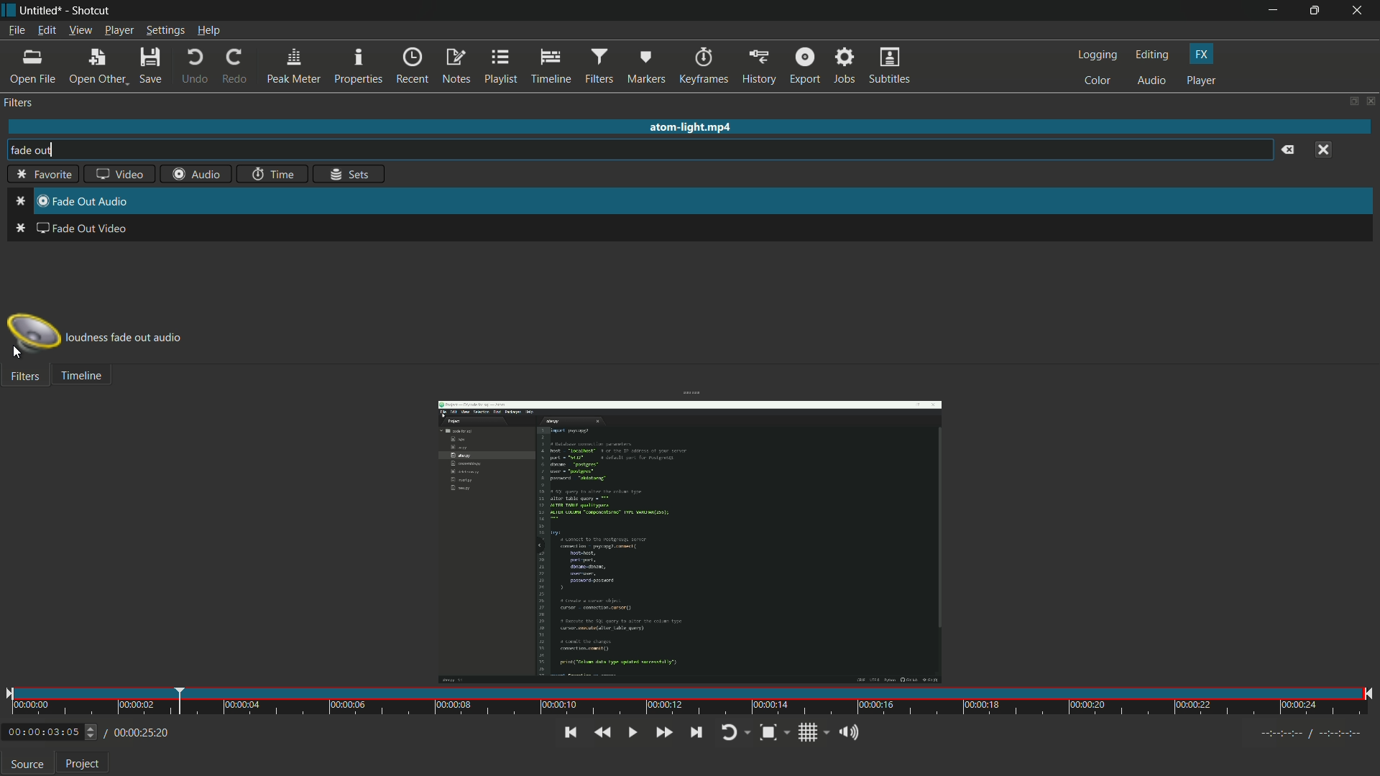  I want to click on fade out audio, so click(29, 201).